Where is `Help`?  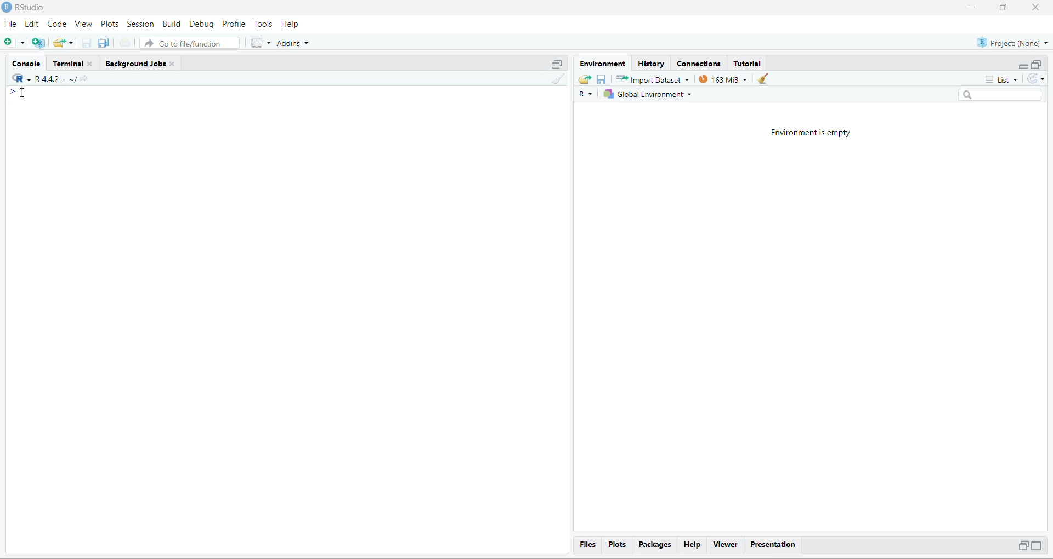 Help is located at coordinates (291, 24).